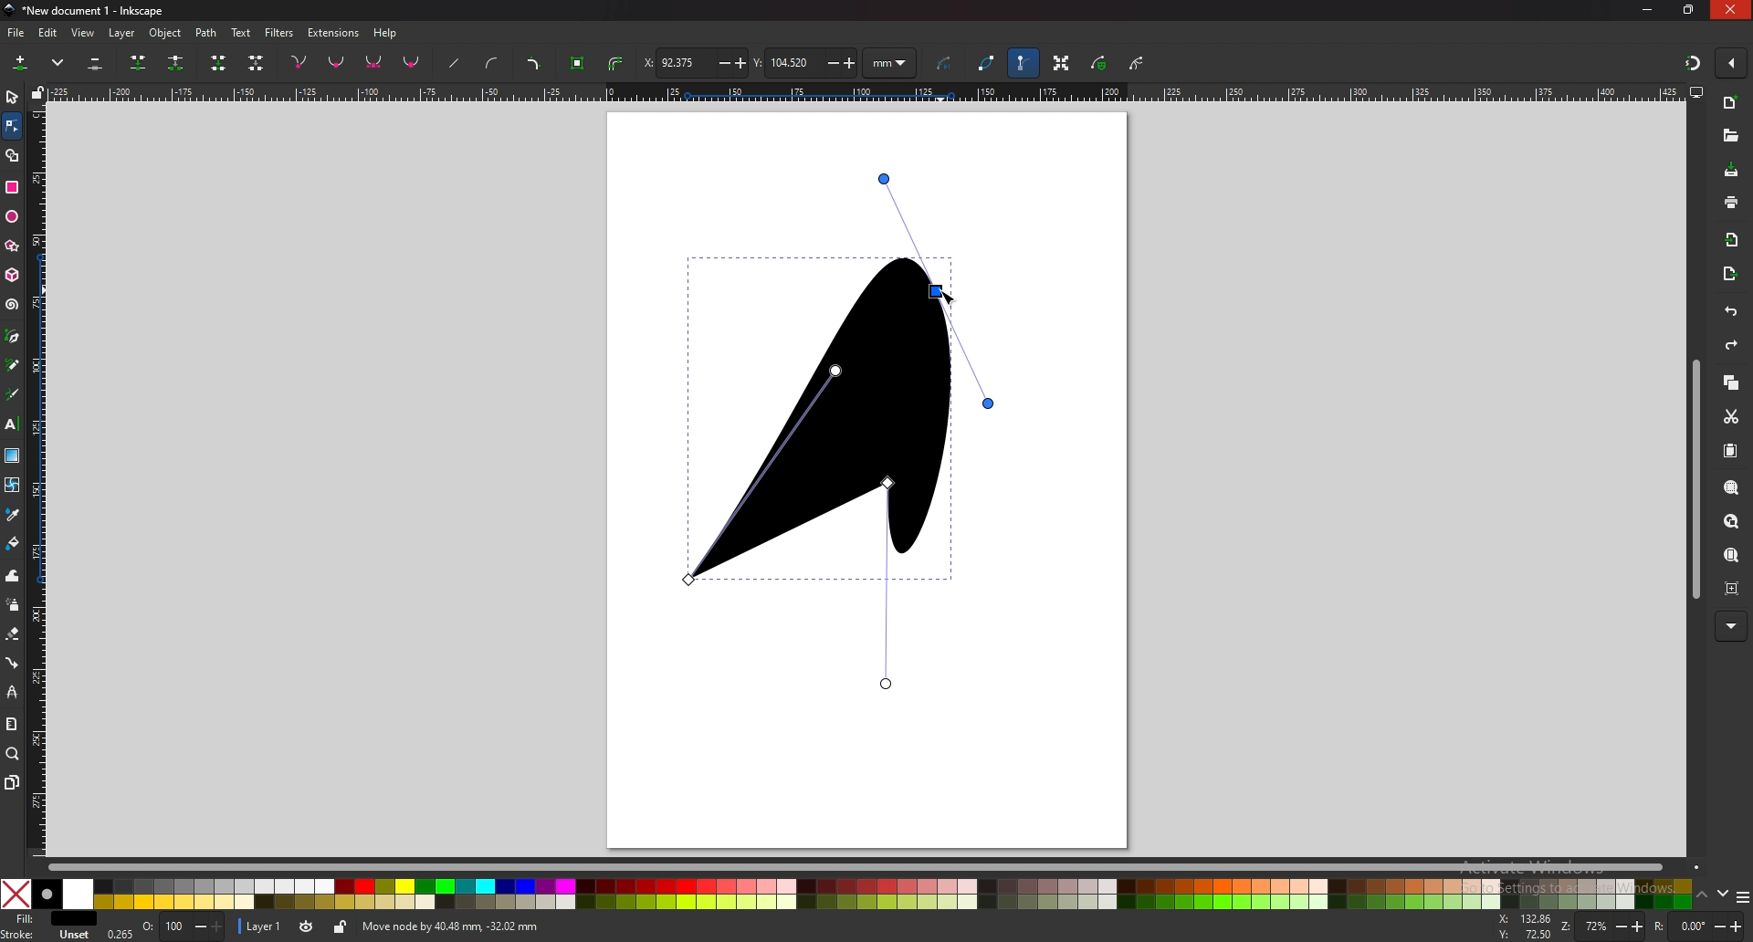  What do you see at coordinates (14, 634) in the screenshot?
I see `eraser` at bounding box center [14, 634].